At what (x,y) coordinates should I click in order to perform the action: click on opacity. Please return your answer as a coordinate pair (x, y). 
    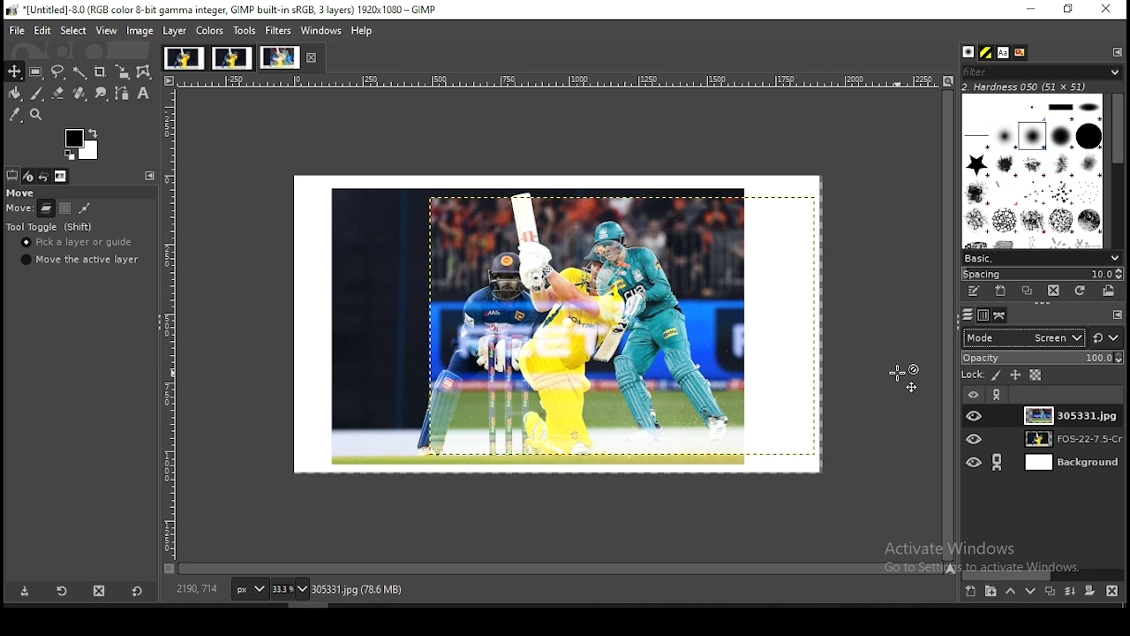
    Looking at the image, I should click on (1043, 358).